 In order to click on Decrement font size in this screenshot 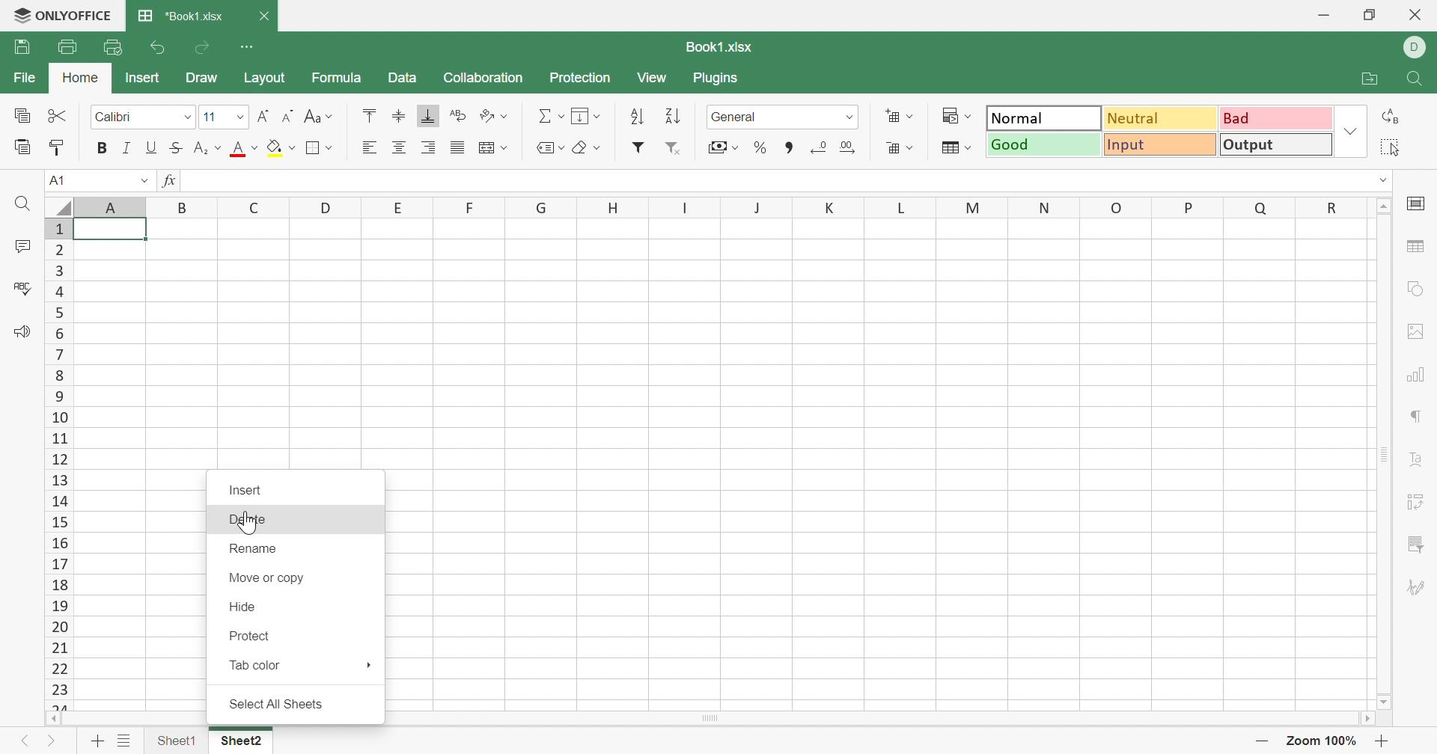, I will do `click(286, 114)`.